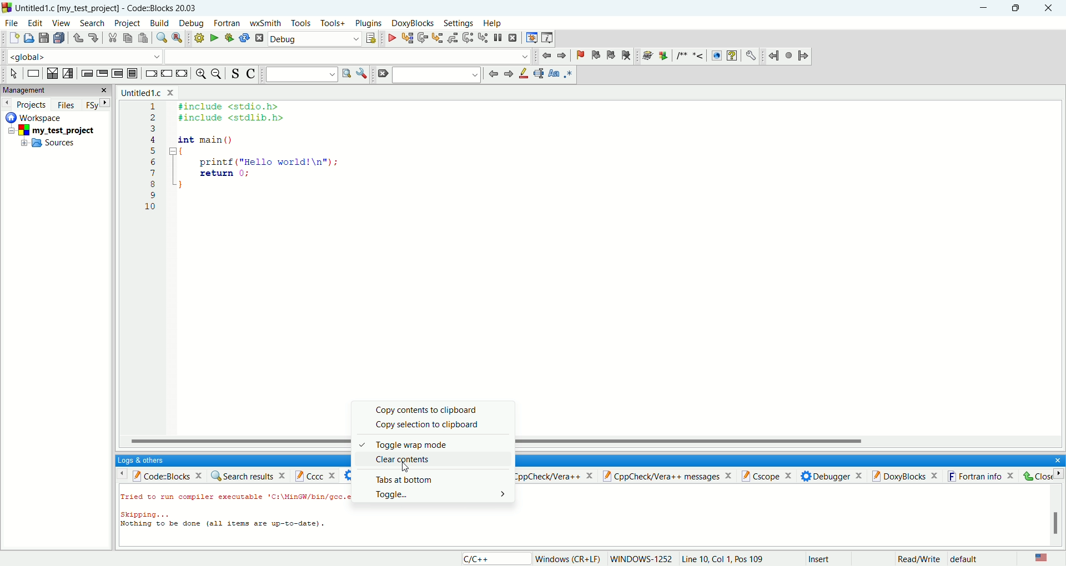 This screenshot has height=566, width=1066. What do you see at coordinates (318, 475) in the screenshot?
I see `cccc` at bounding box center [318, 475].